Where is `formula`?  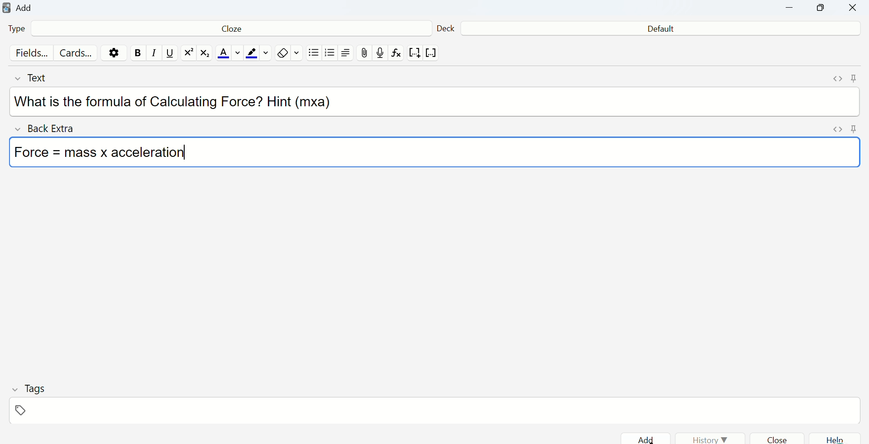
formula is located at coordinates (397, 55).